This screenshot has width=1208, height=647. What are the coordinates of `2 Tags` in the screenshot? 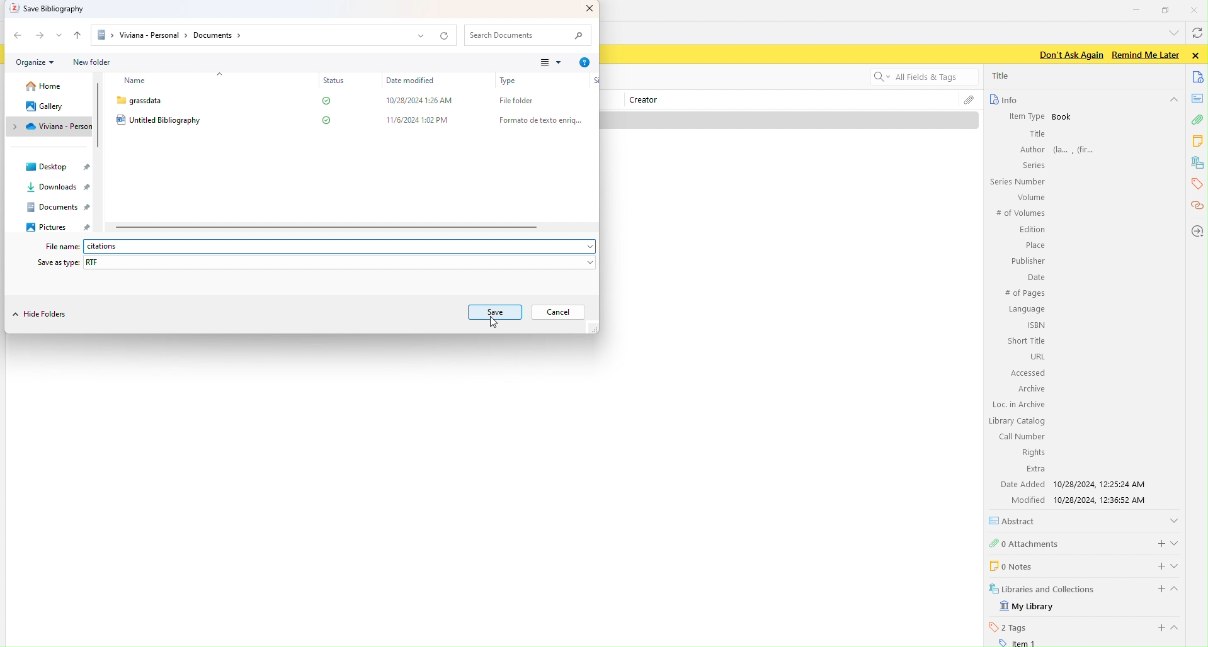 It's located at (1008, 627).